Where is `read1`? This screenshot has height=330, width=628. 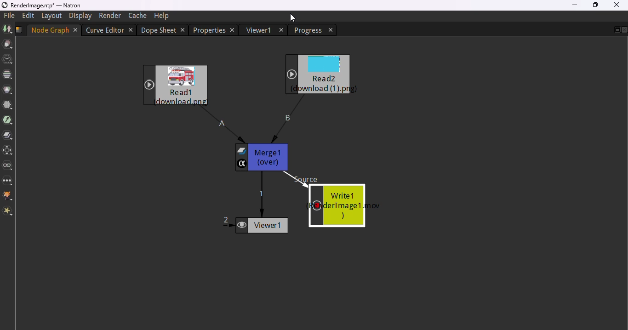 read1 is located at coordinates (175, 85).